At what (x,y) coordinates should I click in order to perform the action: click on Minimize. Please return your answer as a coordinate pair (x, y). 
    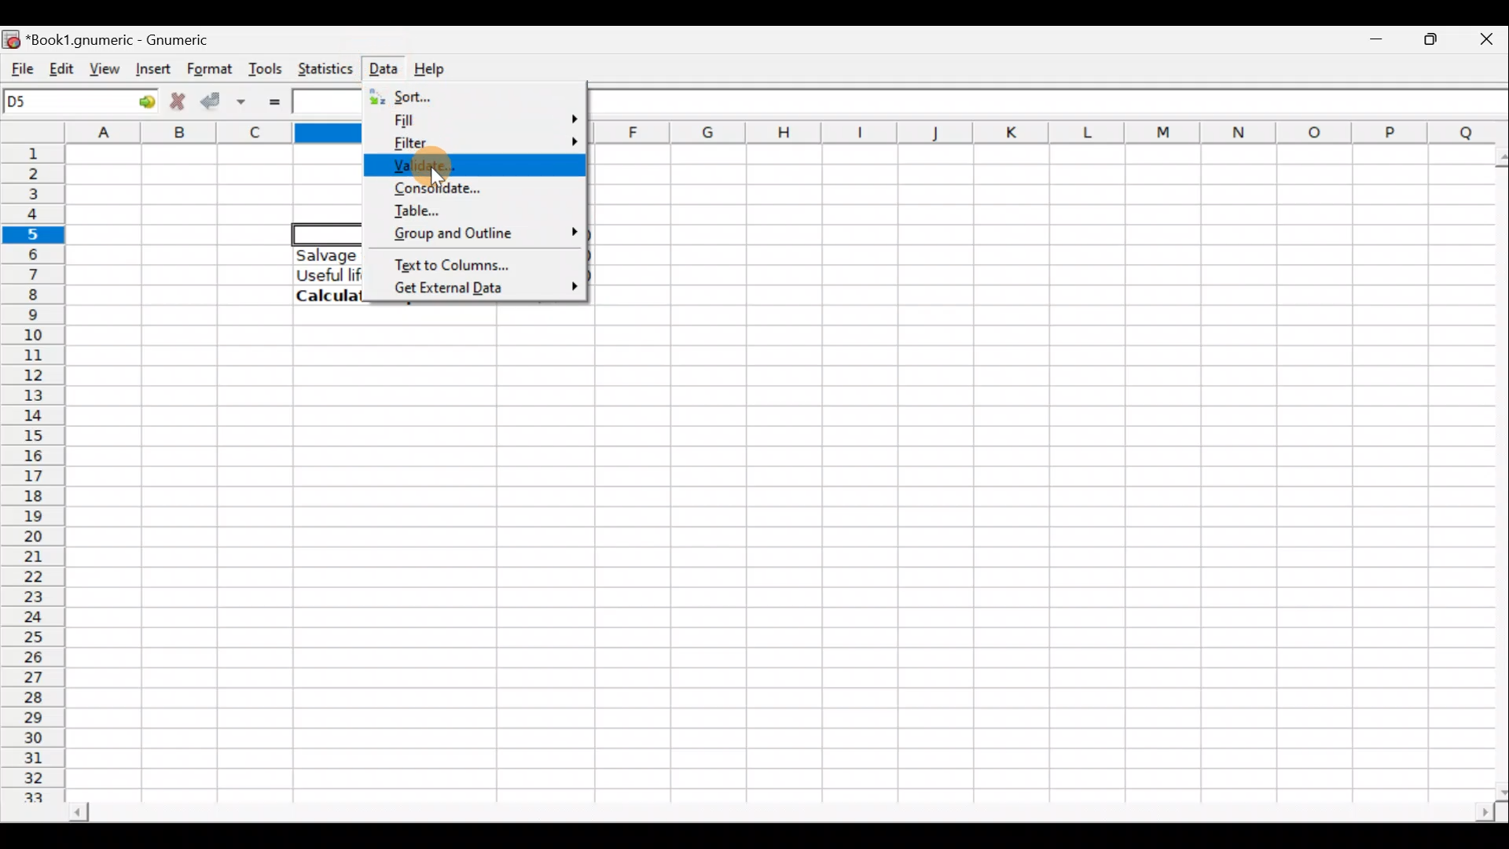
    Looking at the image, I should click on (1380, 35).